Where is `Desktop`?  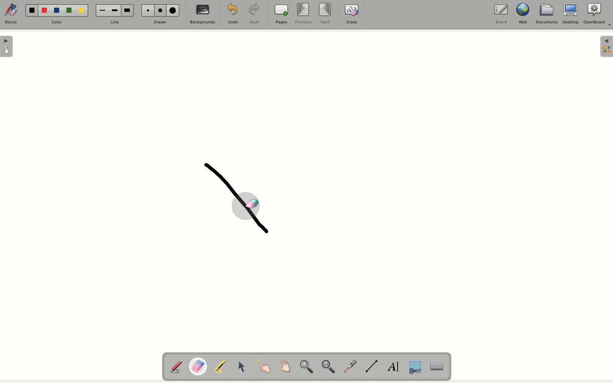
Desktop is located at coordinates (570, 14).